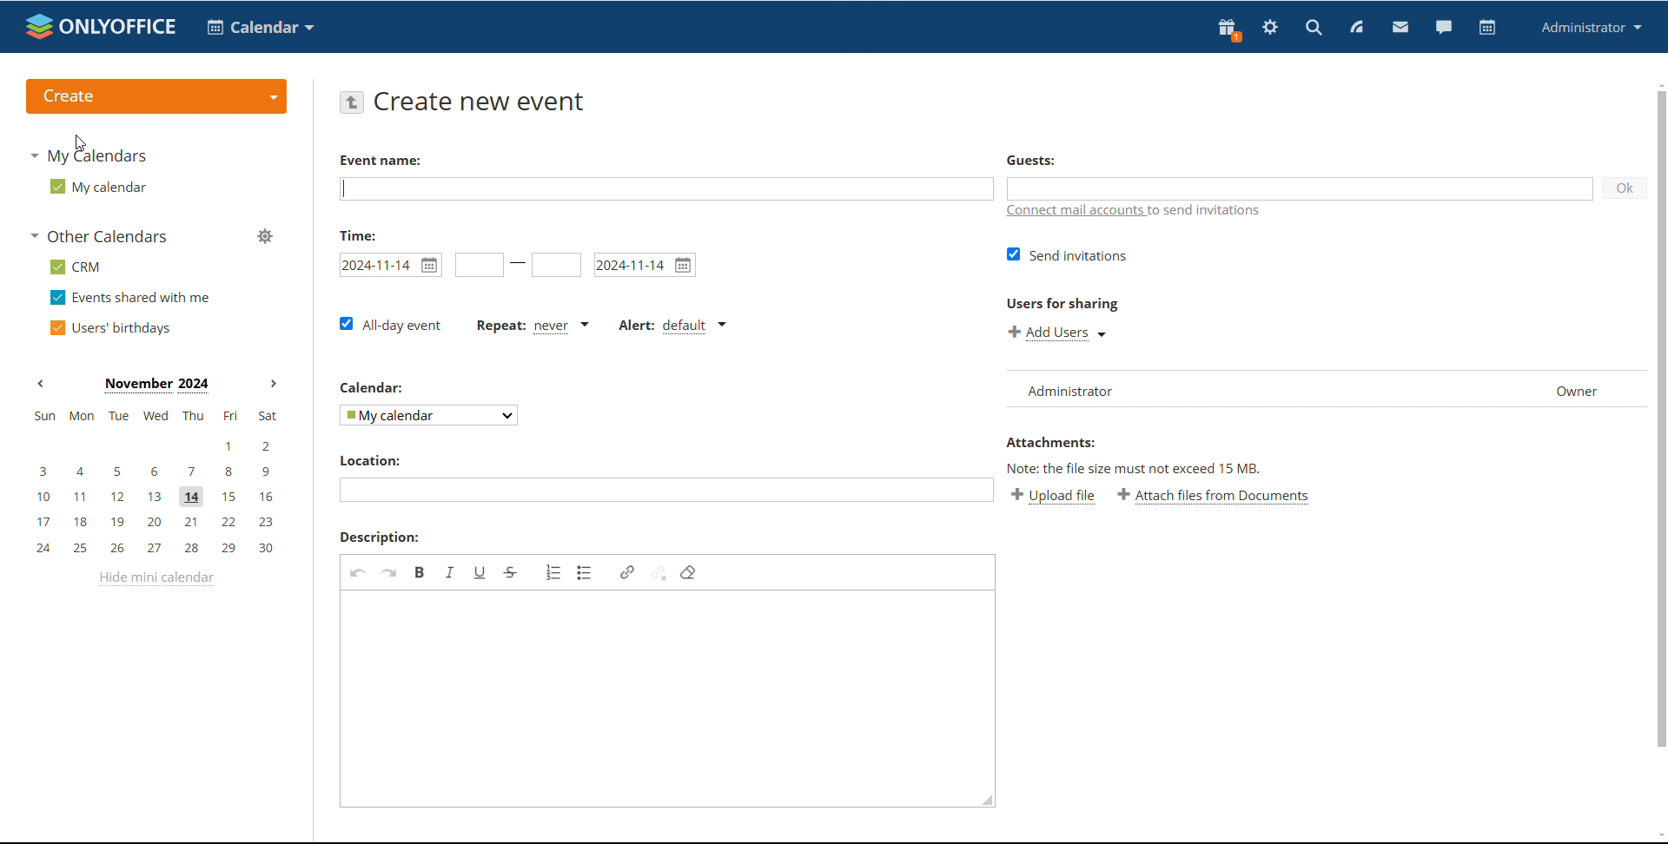 Image resolution: width=1668 pixels, height=844 pixels. Describe the element at coordinates (450, 571) in the screenshot. I see `italic` at that location.